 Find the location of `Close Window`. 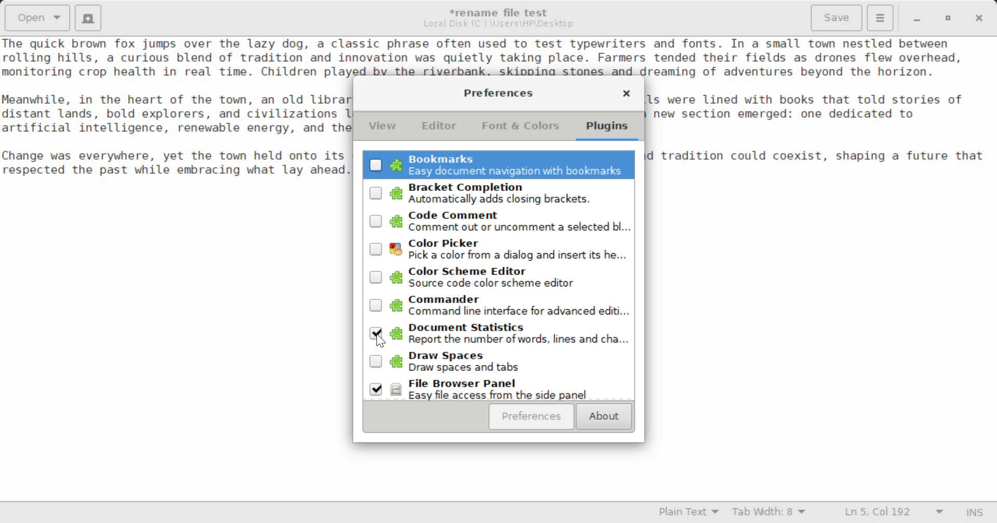

Close Window is located at coordinates (980, 17).